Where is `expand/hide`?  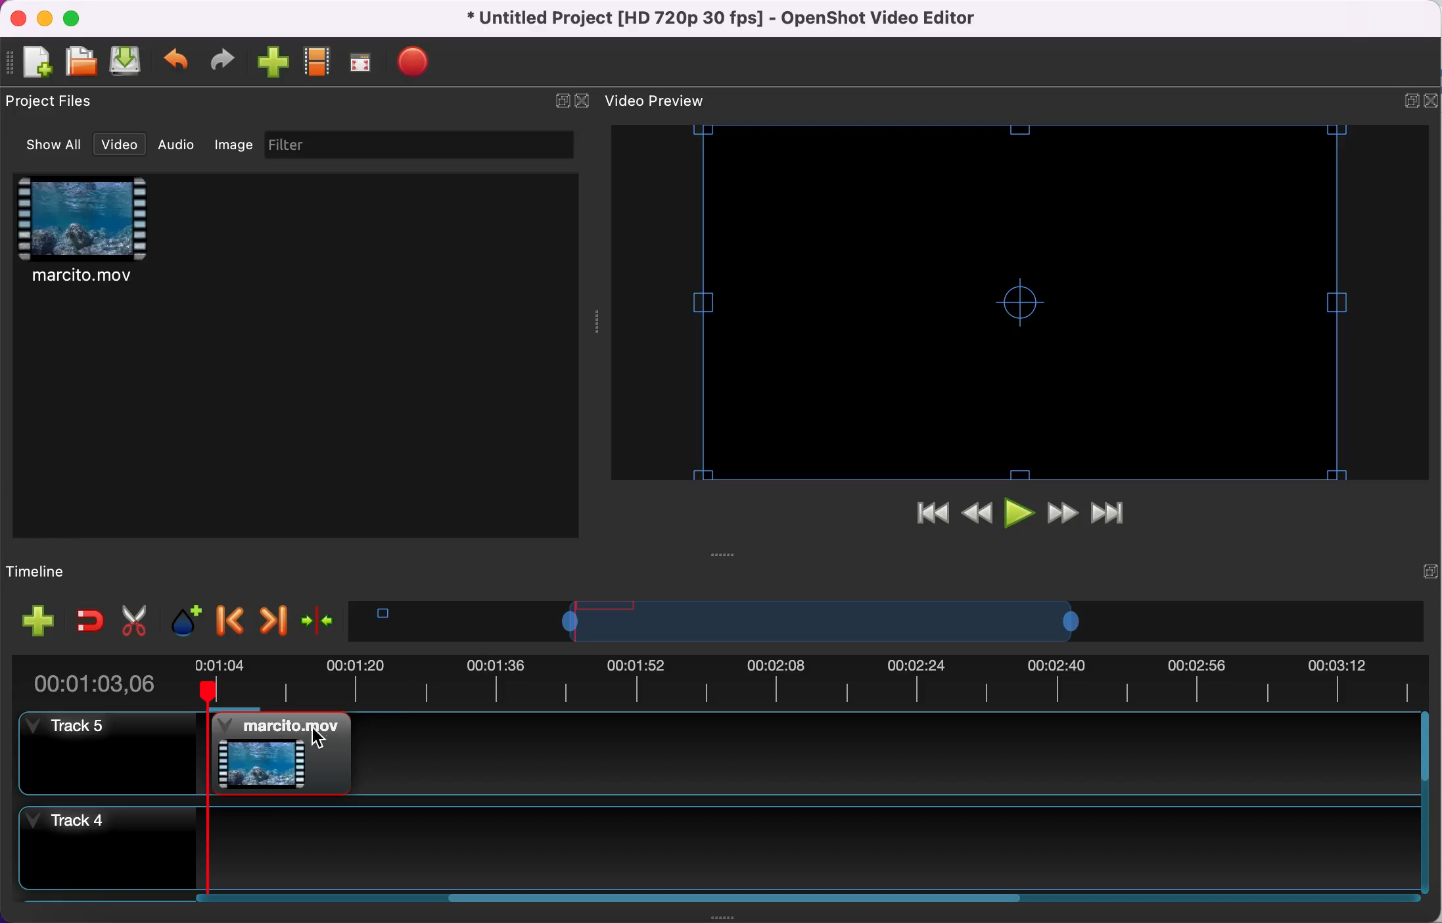 expand/hide is located at coordinates (558, 101).